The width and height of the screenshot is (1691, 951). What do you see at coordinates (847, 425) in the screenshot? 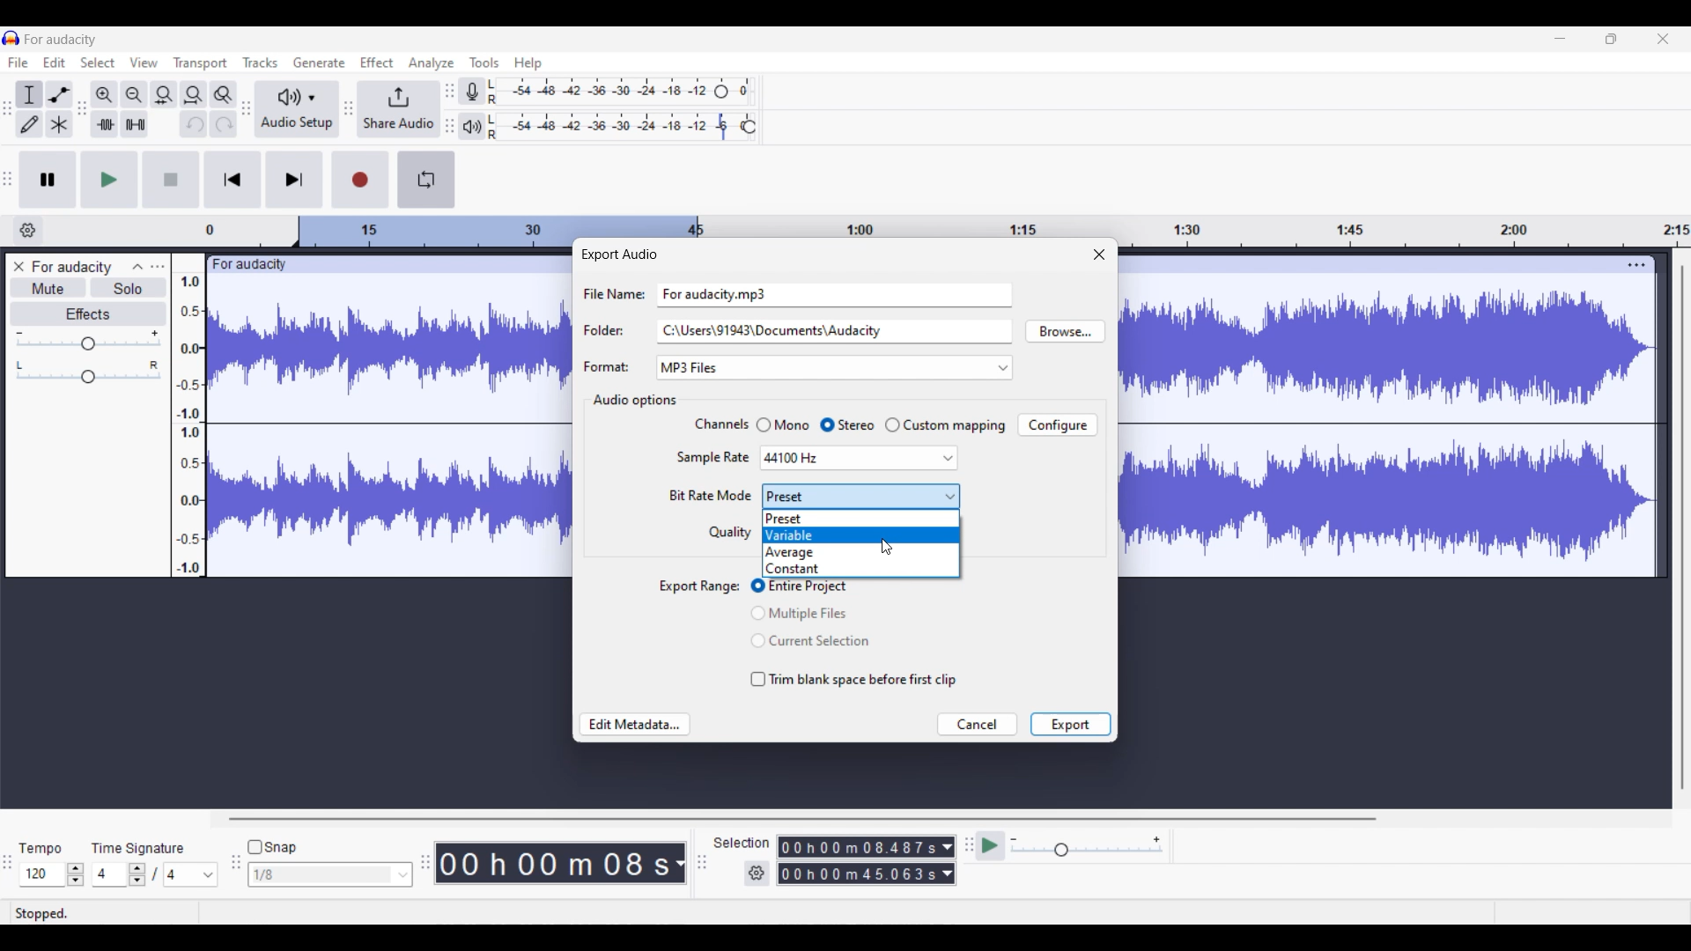
I see `Toggle for Stereo, current selection` at bounding box center [847, 425].